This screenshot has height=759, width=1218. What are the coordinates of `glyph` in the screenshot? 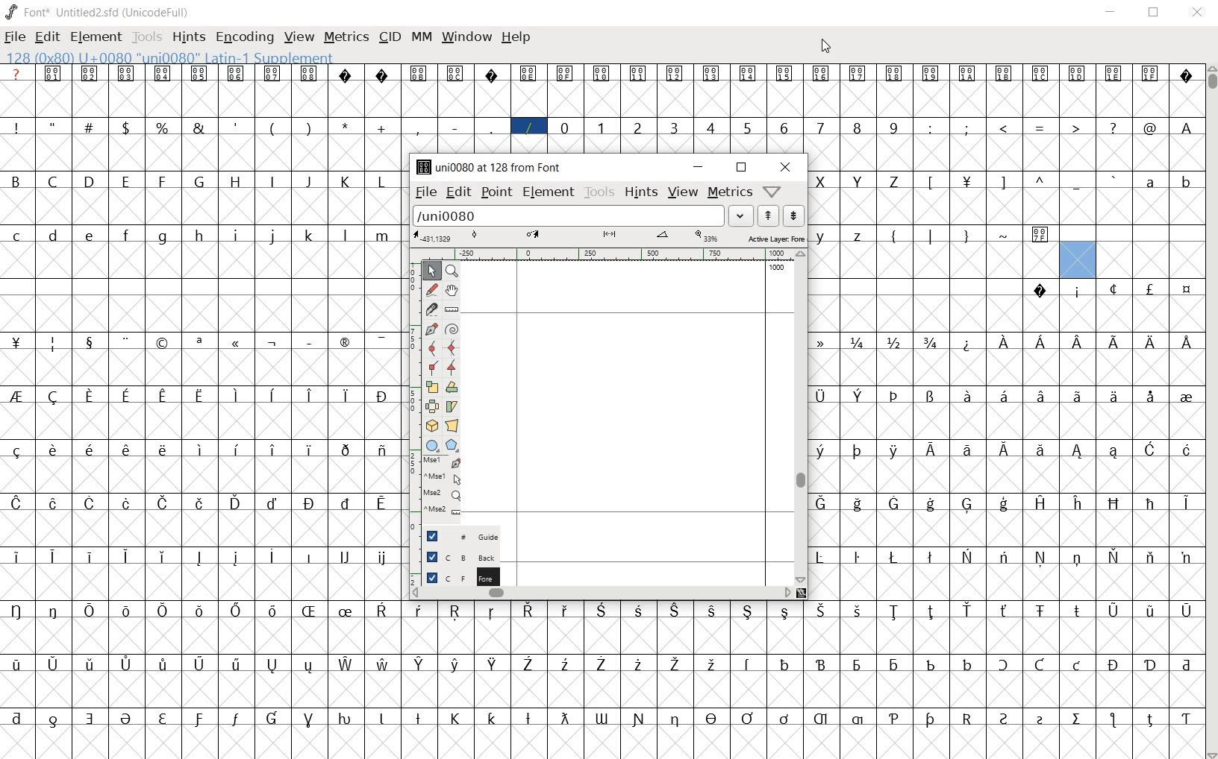 It's located at (1151, 557).